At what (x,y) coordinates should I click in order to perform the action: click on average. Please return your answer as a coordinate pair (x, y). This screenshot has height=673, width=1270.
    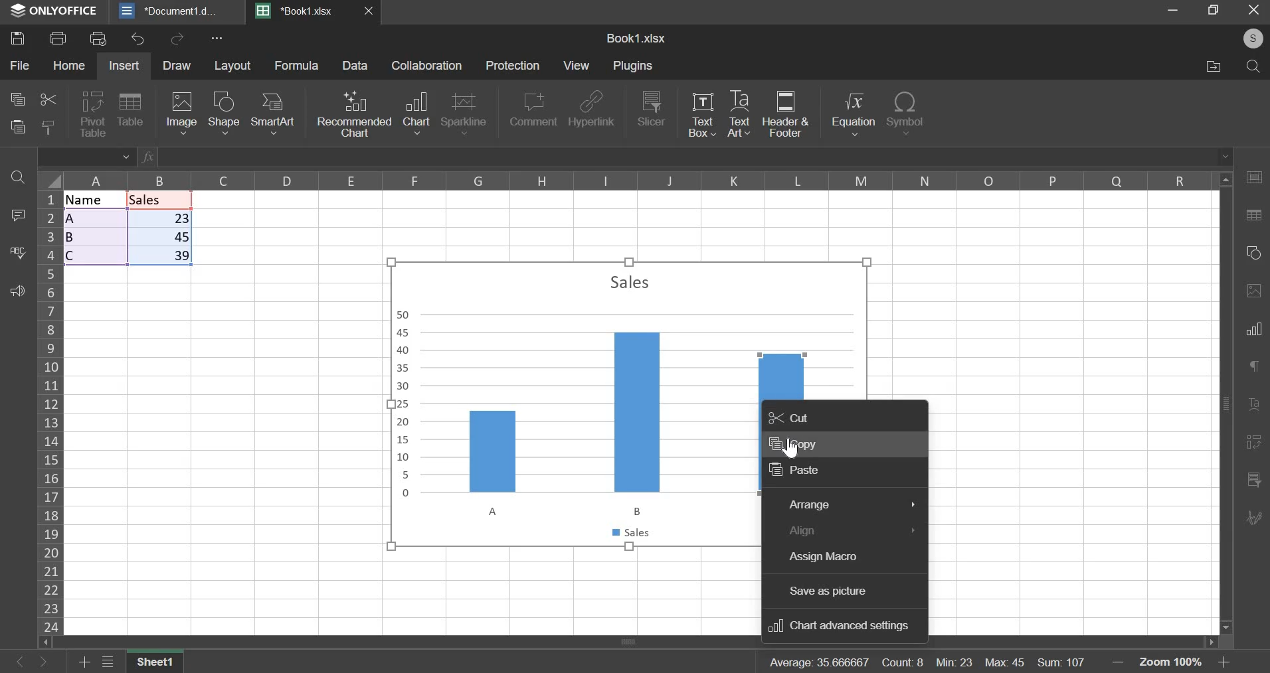
    Looking at the image, I should click on (821, 660).